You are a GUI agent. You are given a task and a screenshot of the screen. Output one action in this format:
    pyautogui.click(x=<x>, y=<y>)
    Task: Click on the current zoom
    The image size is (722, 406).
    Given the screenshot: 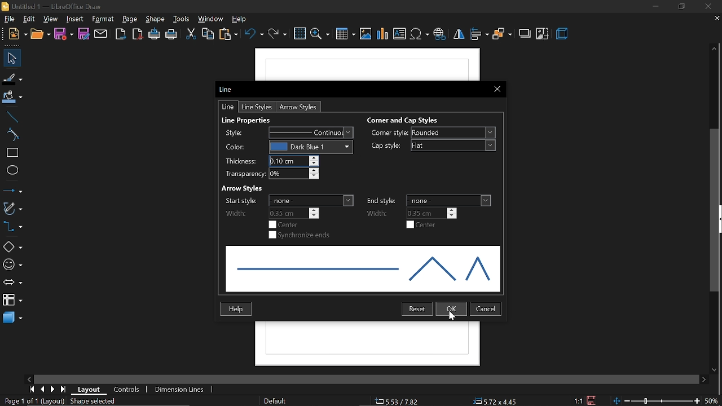 What is the action you would take?
    pyautogui.click(x=712, y=401)
    